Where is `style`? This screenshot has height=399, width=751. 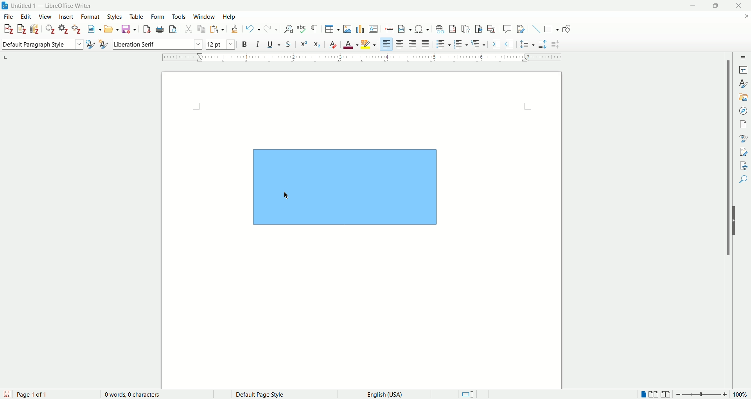 style is located at coordinates (742, 83).